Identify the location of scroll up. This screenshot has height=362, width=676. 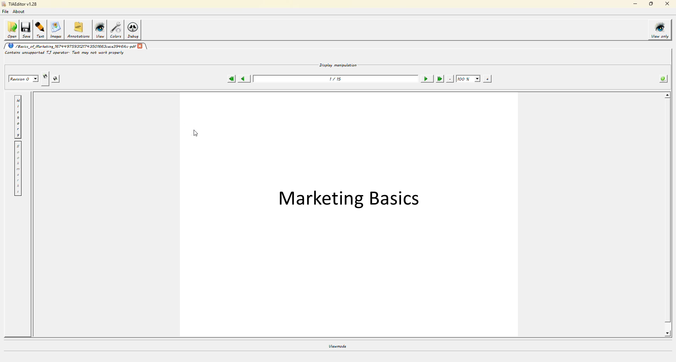
(665, 96).